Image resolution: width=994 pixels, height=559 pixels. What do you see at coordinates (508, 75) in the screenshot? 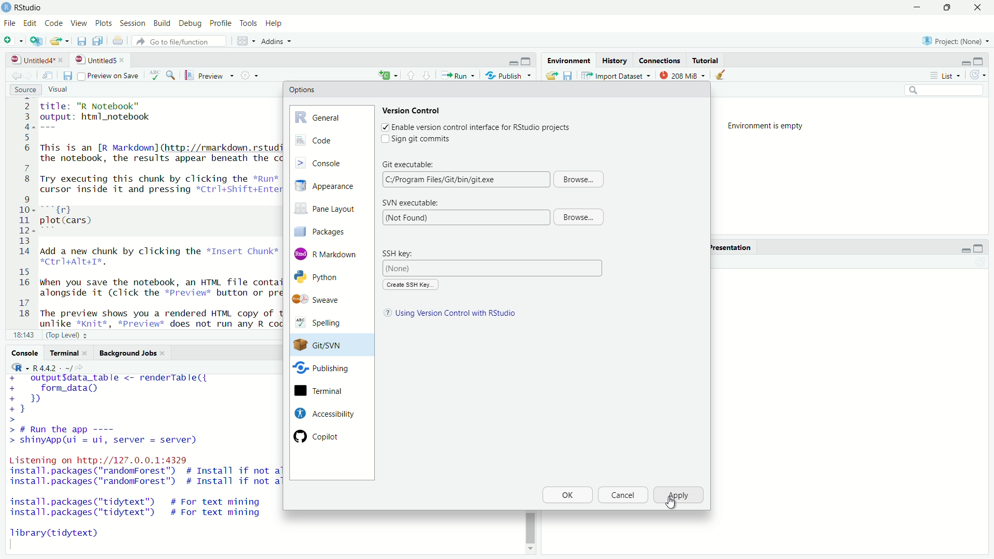
I see `Publish` at bounding box center [508, 75].